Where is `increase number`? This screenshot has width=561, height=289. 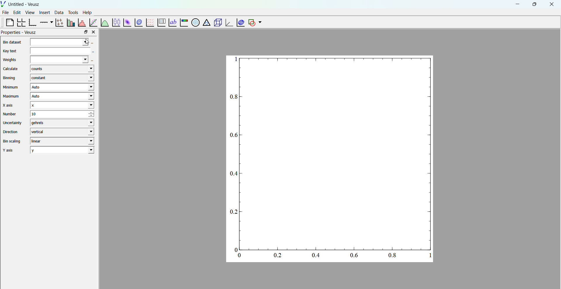
increase number is located at coordinates (96, 112).